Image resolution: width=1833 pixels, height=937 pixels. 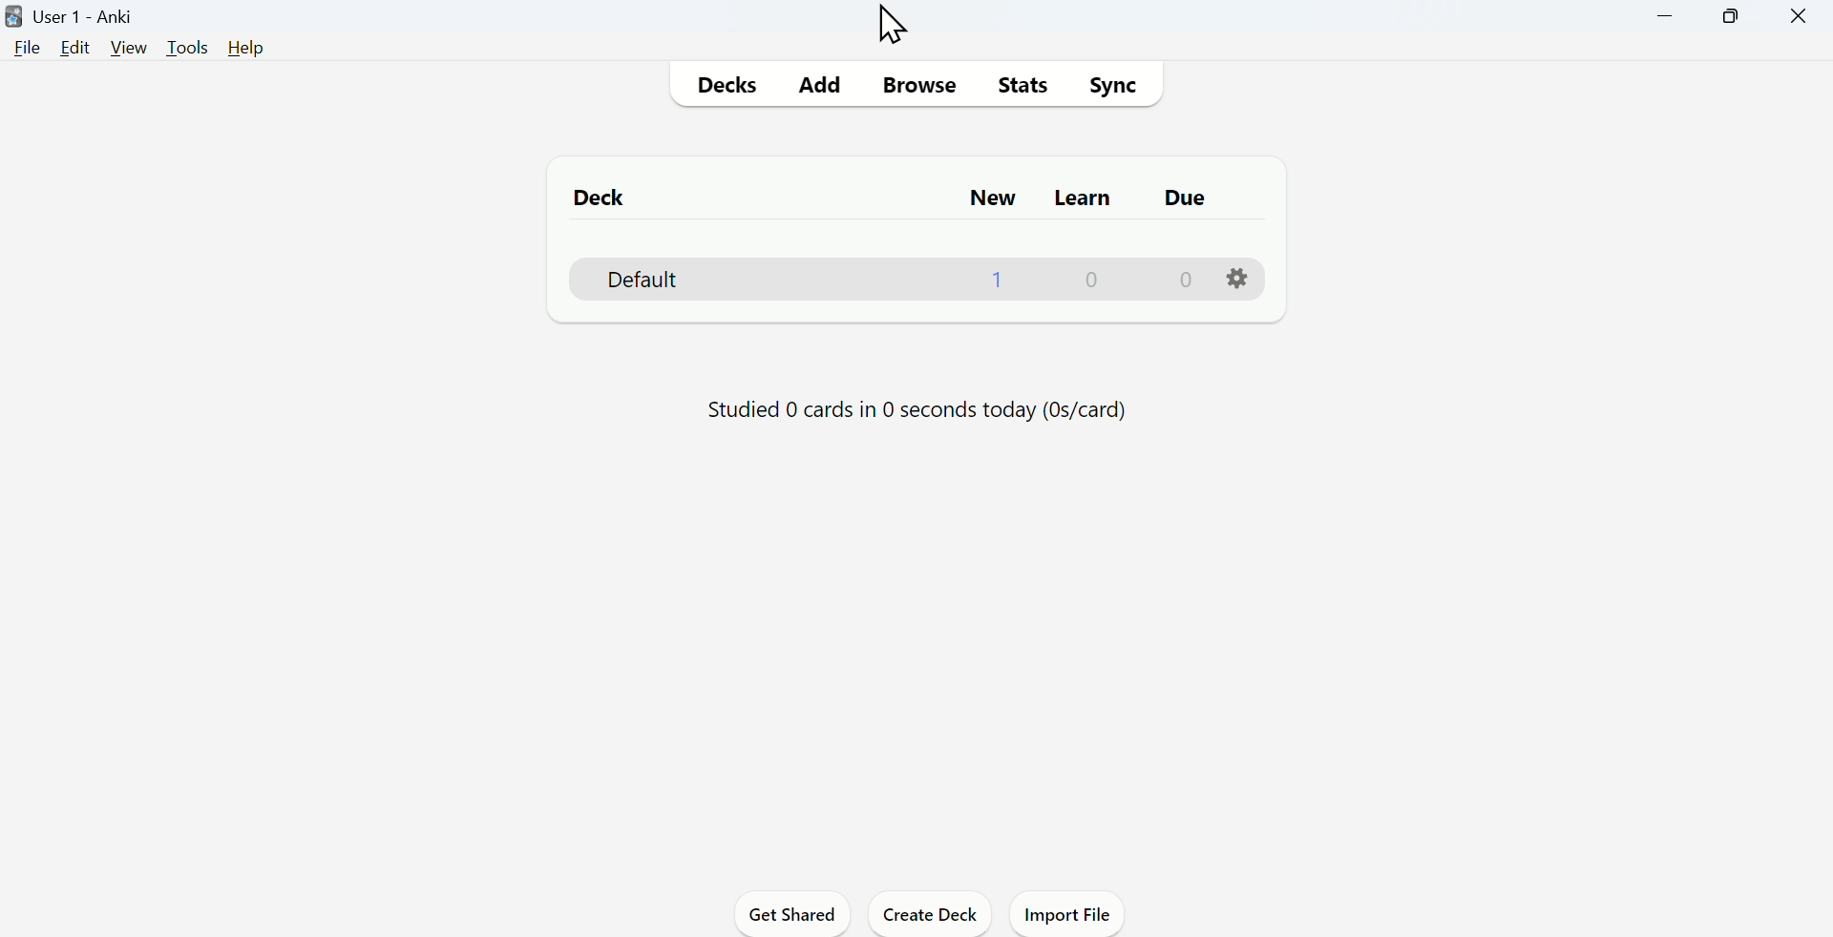 What do you see at coordinates (633, 279) in the screenshot?
I see `Deck` at bounding box center [633, 279].